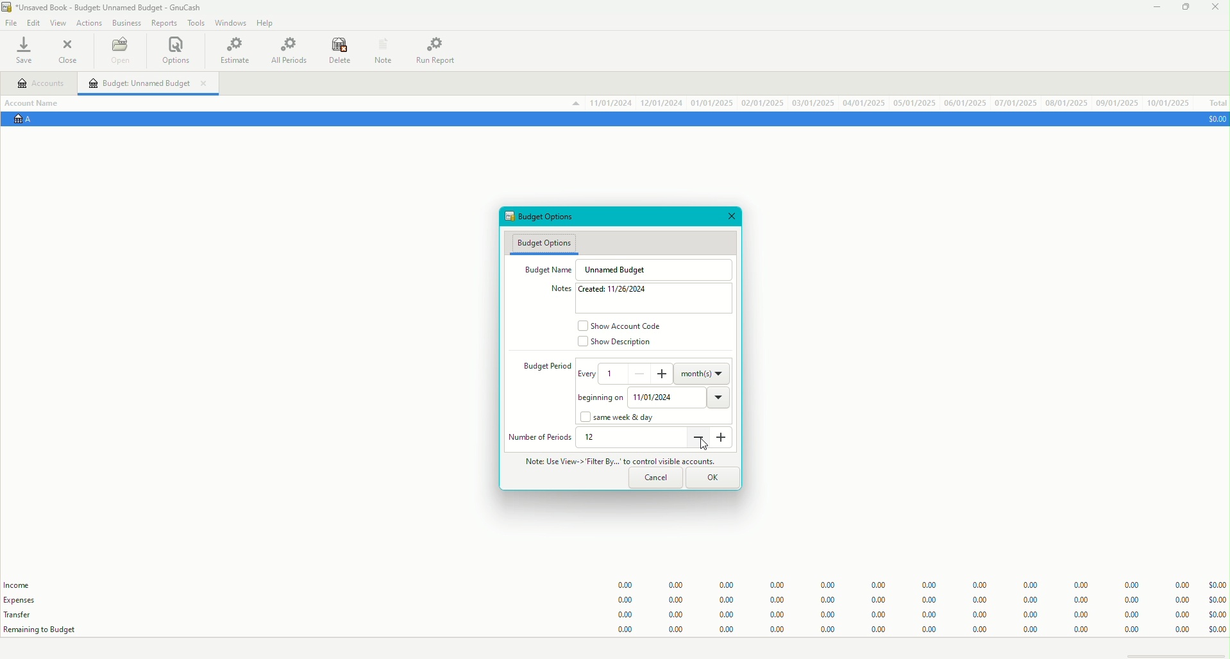  Describe the element at coordinates (19, 585) in the screenshot. I see `Income` at that location.